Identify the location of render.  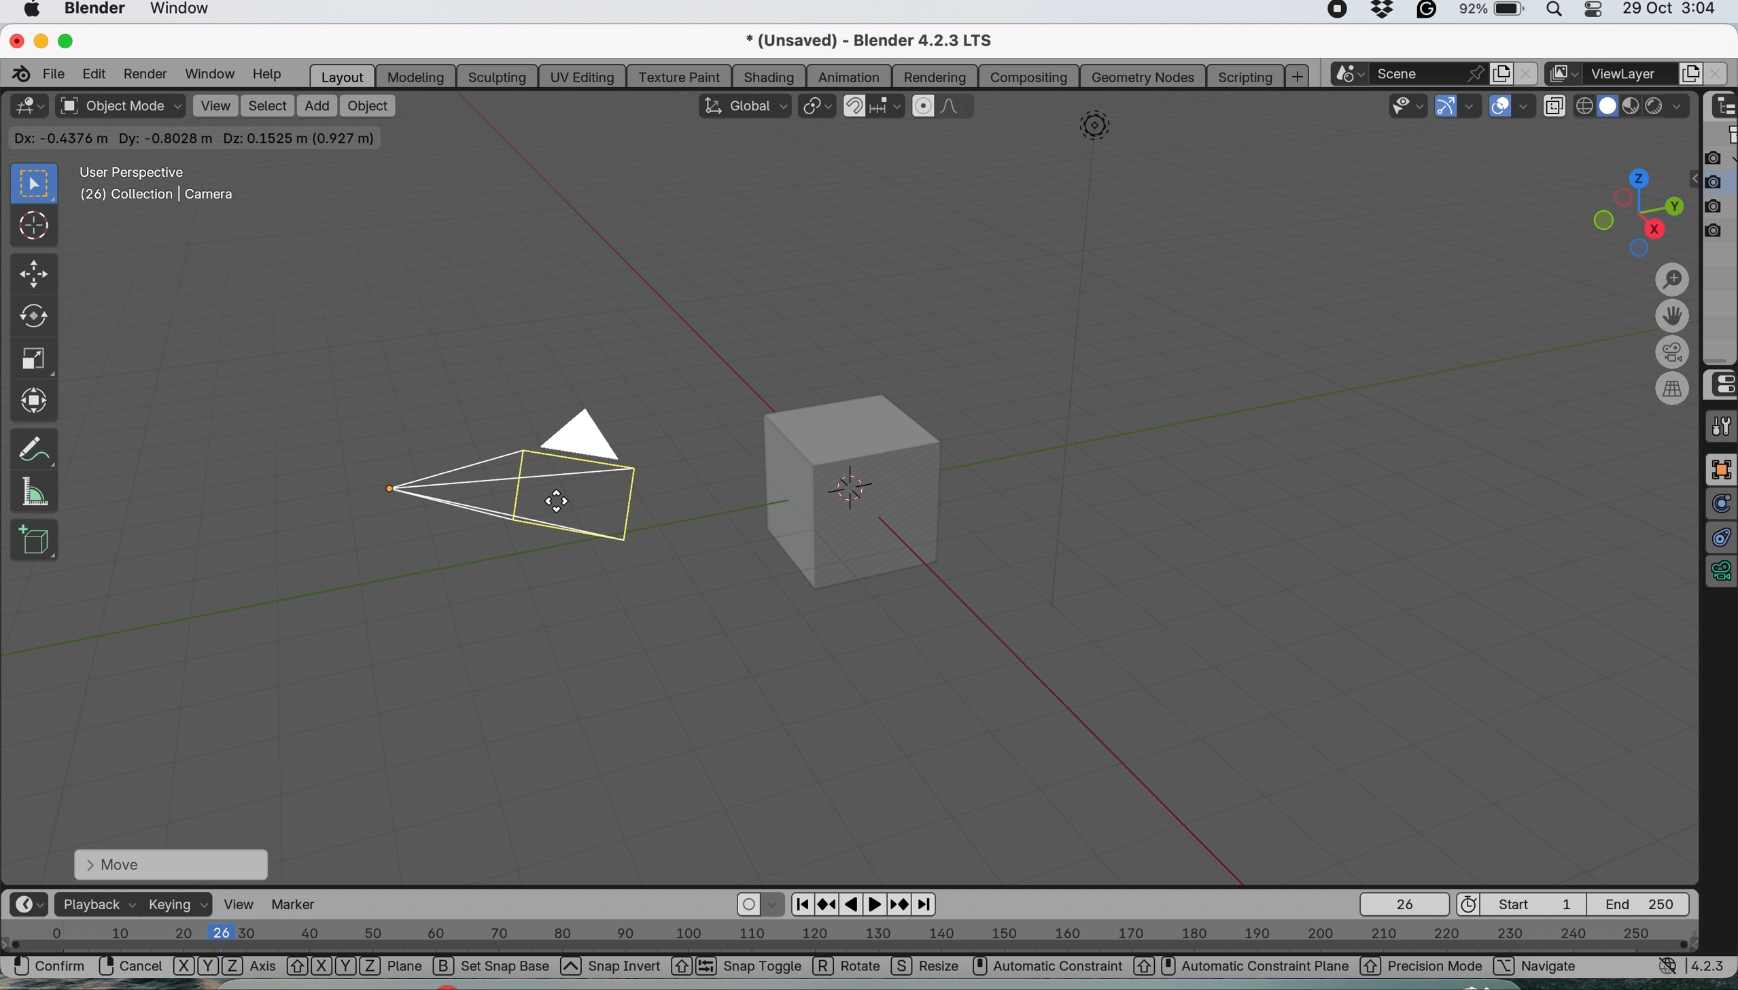
(144, 74).